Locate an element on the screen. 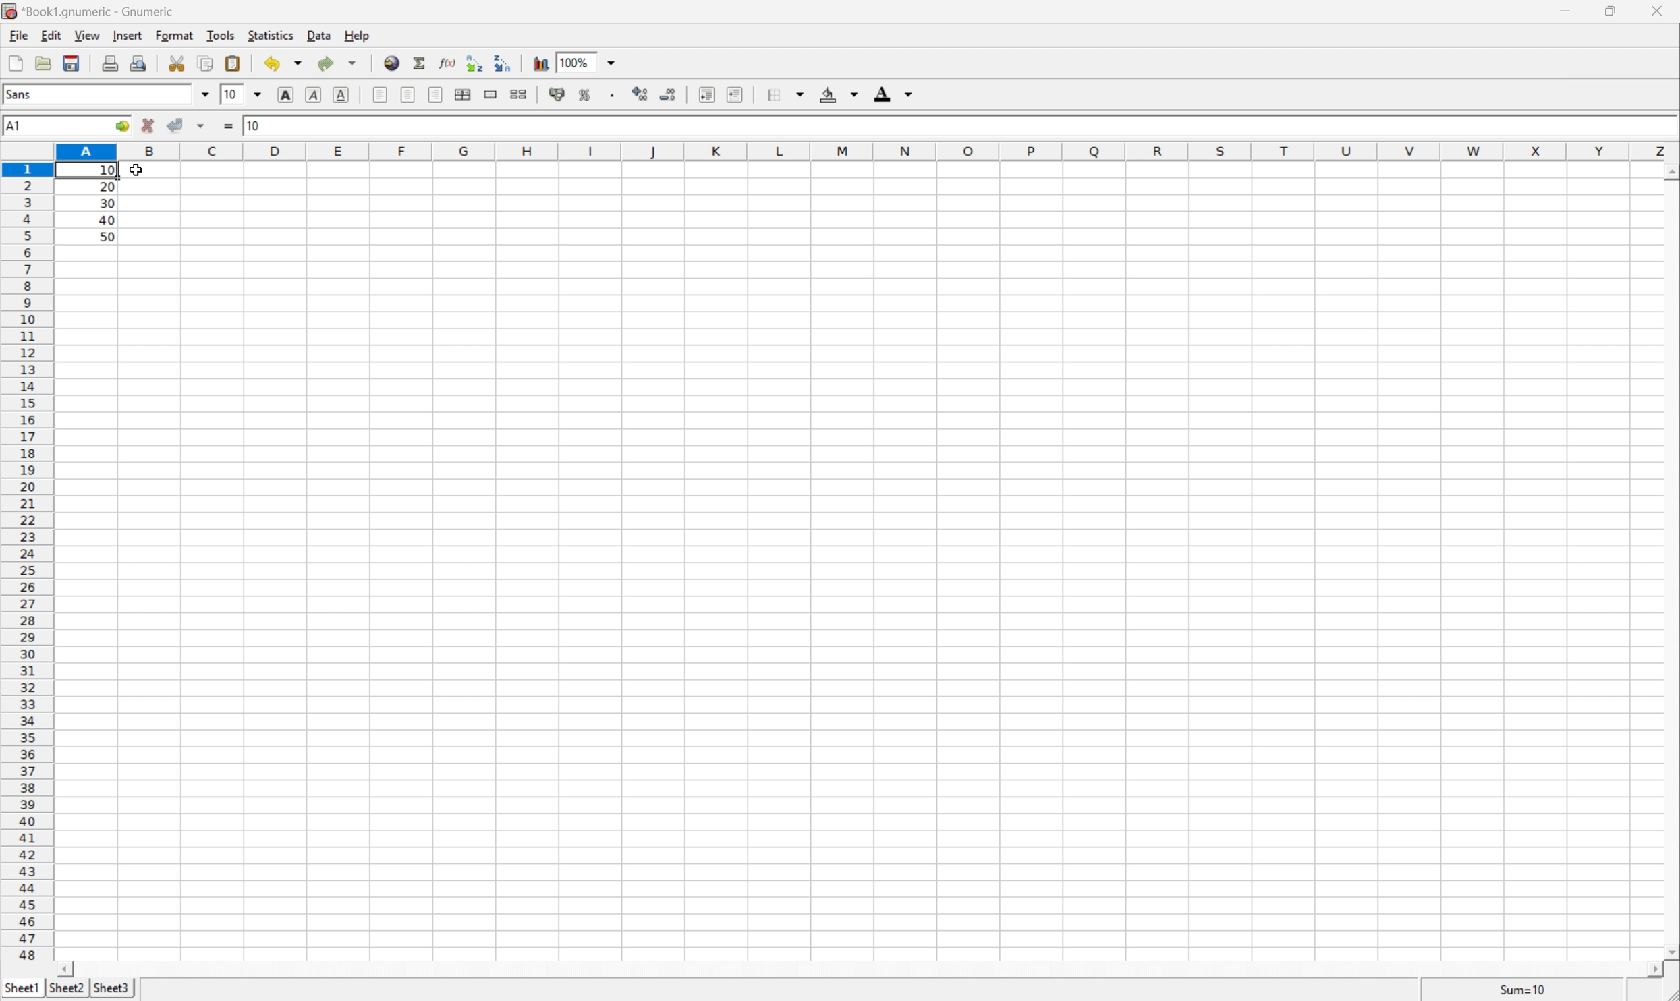 This screenshot has height=1001, width=1680. Sheet2 is located at coordinates (67, 988).